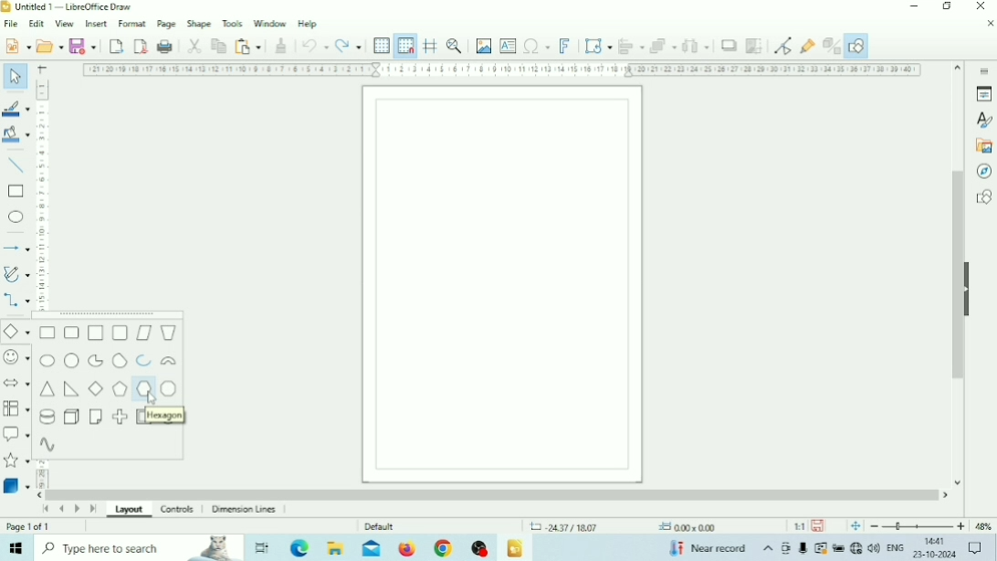 The height and width of the screenshot is (561, 997). Describe the element at coordinates (93, 509) in the screenshot. I see `Scroll to last page` at that location.